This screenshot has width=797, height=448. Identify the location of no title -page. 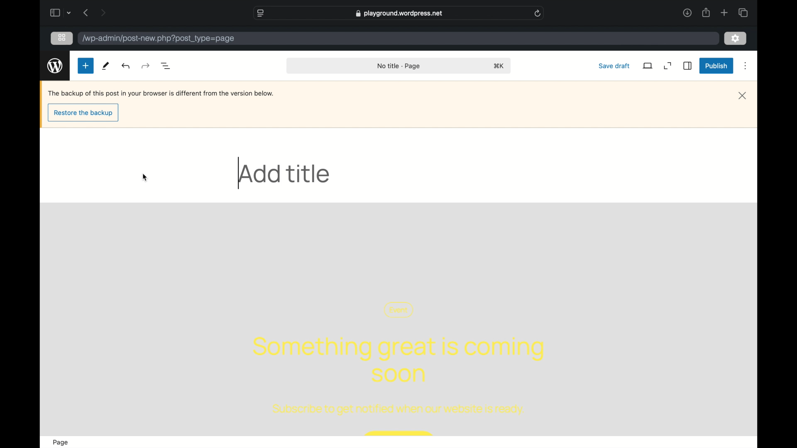
(399, 67).